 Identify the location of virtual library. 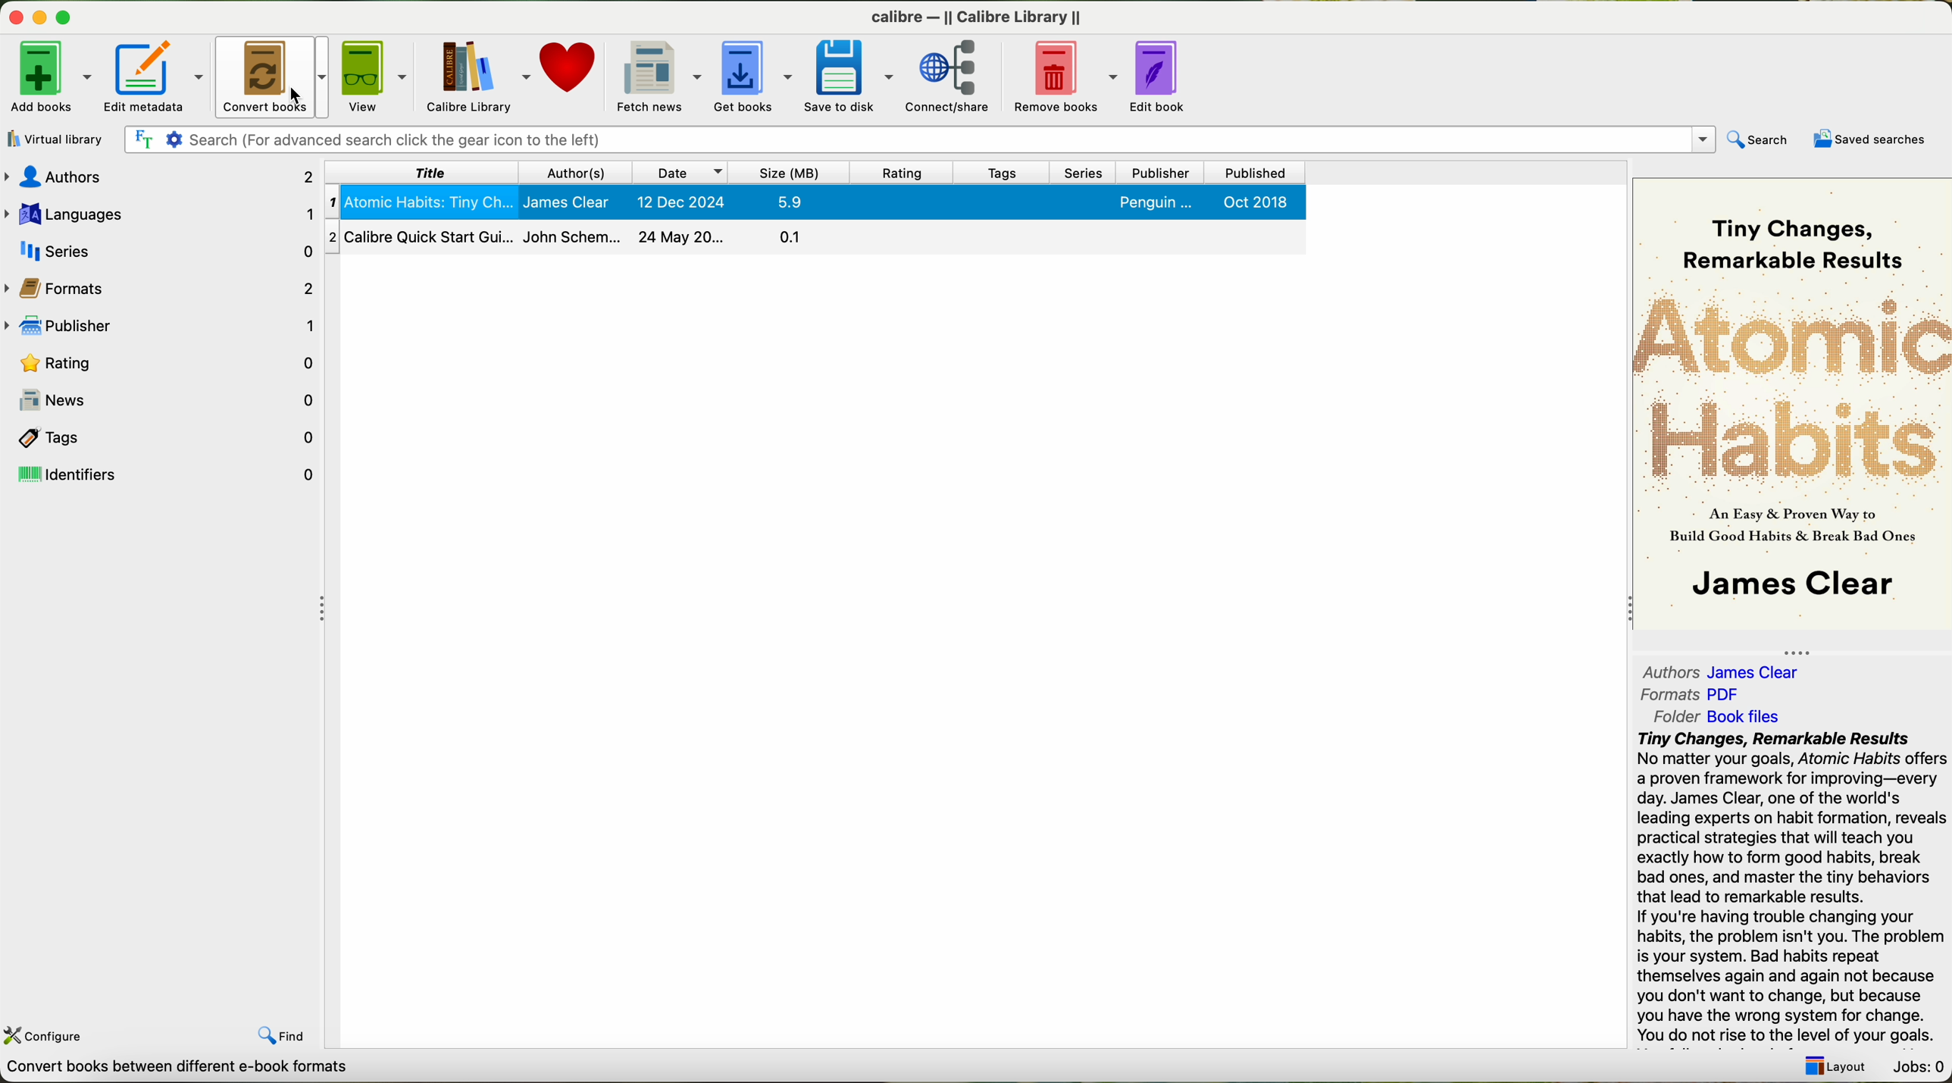
(56, 139).